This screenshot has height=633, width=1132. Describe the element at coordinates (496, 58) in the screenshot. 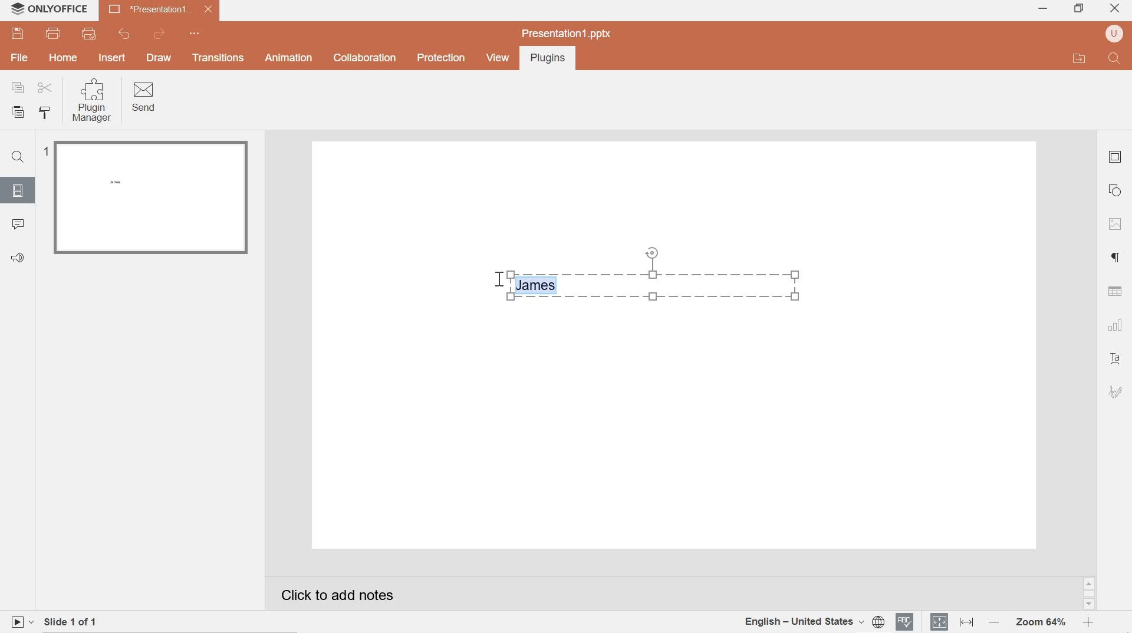

I see `view` at that location.